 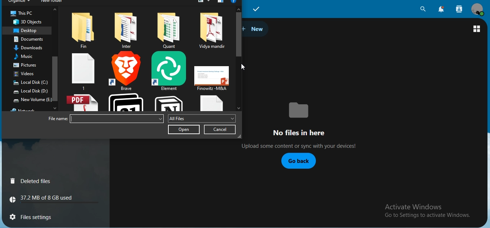 What do you see at coordinates (201, 118) in the screenshot?
I see `all files` at bounding box center [201, 118].